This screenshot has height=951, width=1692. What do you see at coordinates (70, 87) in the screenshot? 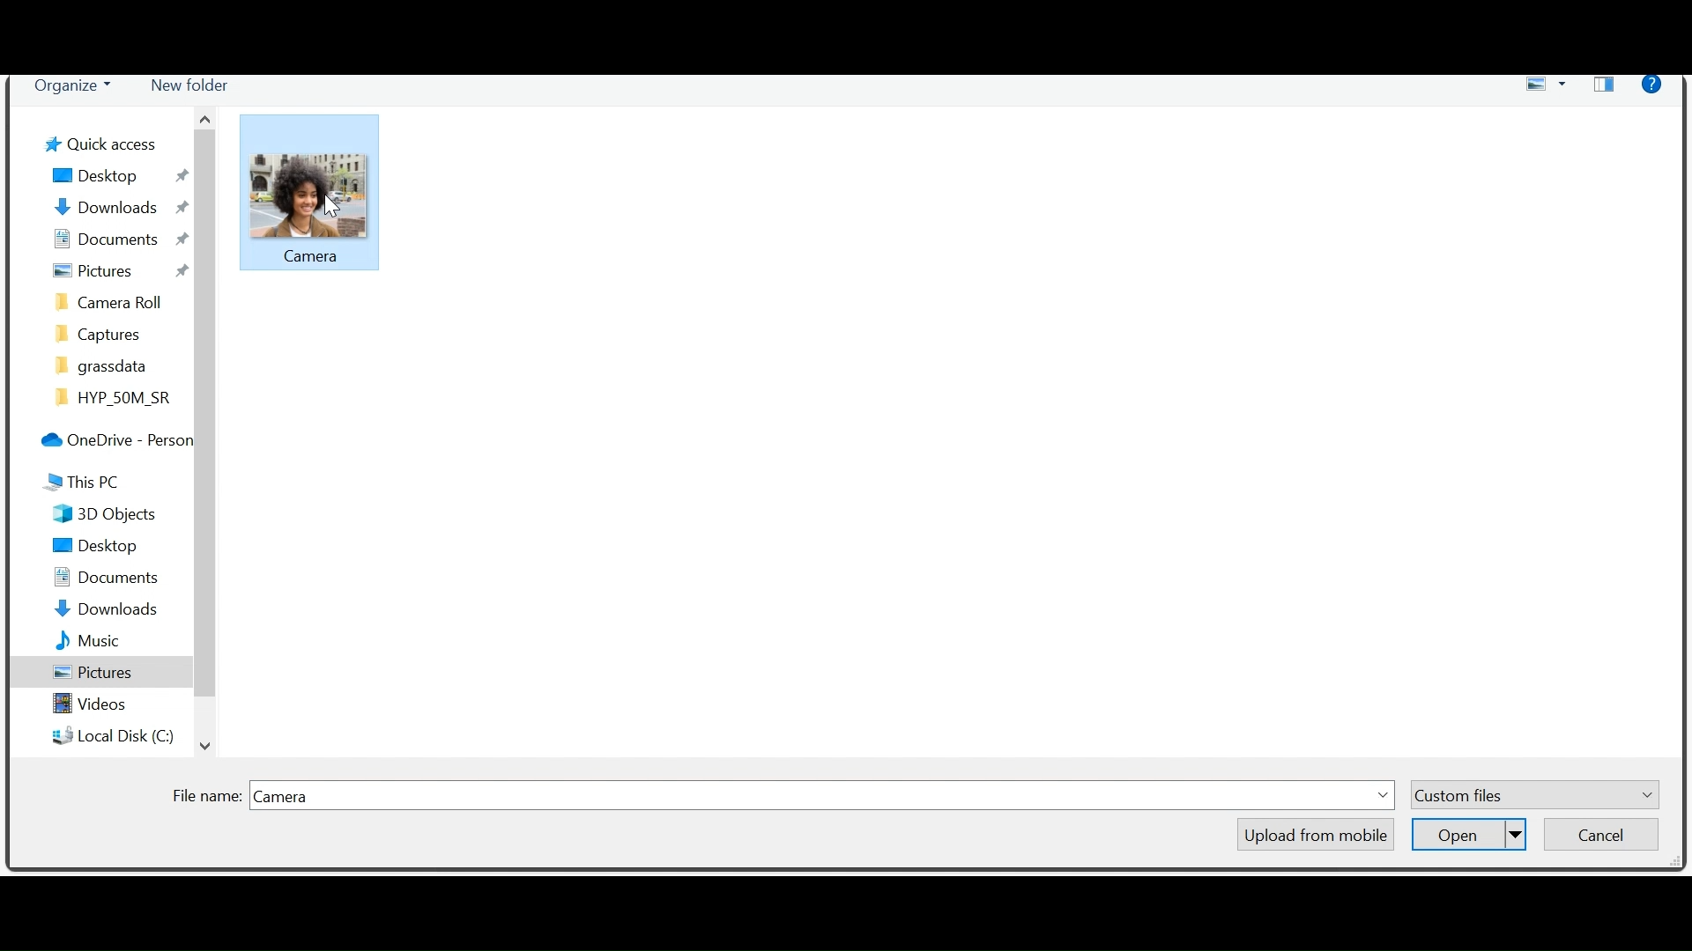
I see `Organize` at bounding box center [70, 87].